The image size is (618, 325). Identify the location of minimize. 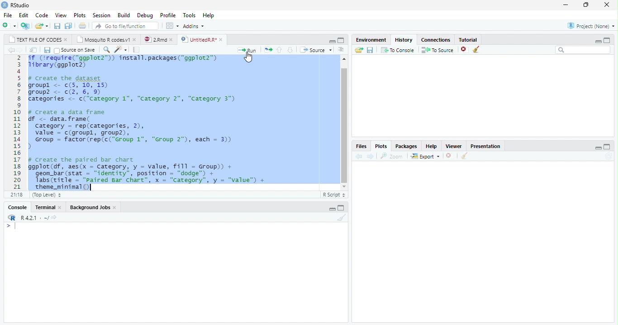
(332, 41).